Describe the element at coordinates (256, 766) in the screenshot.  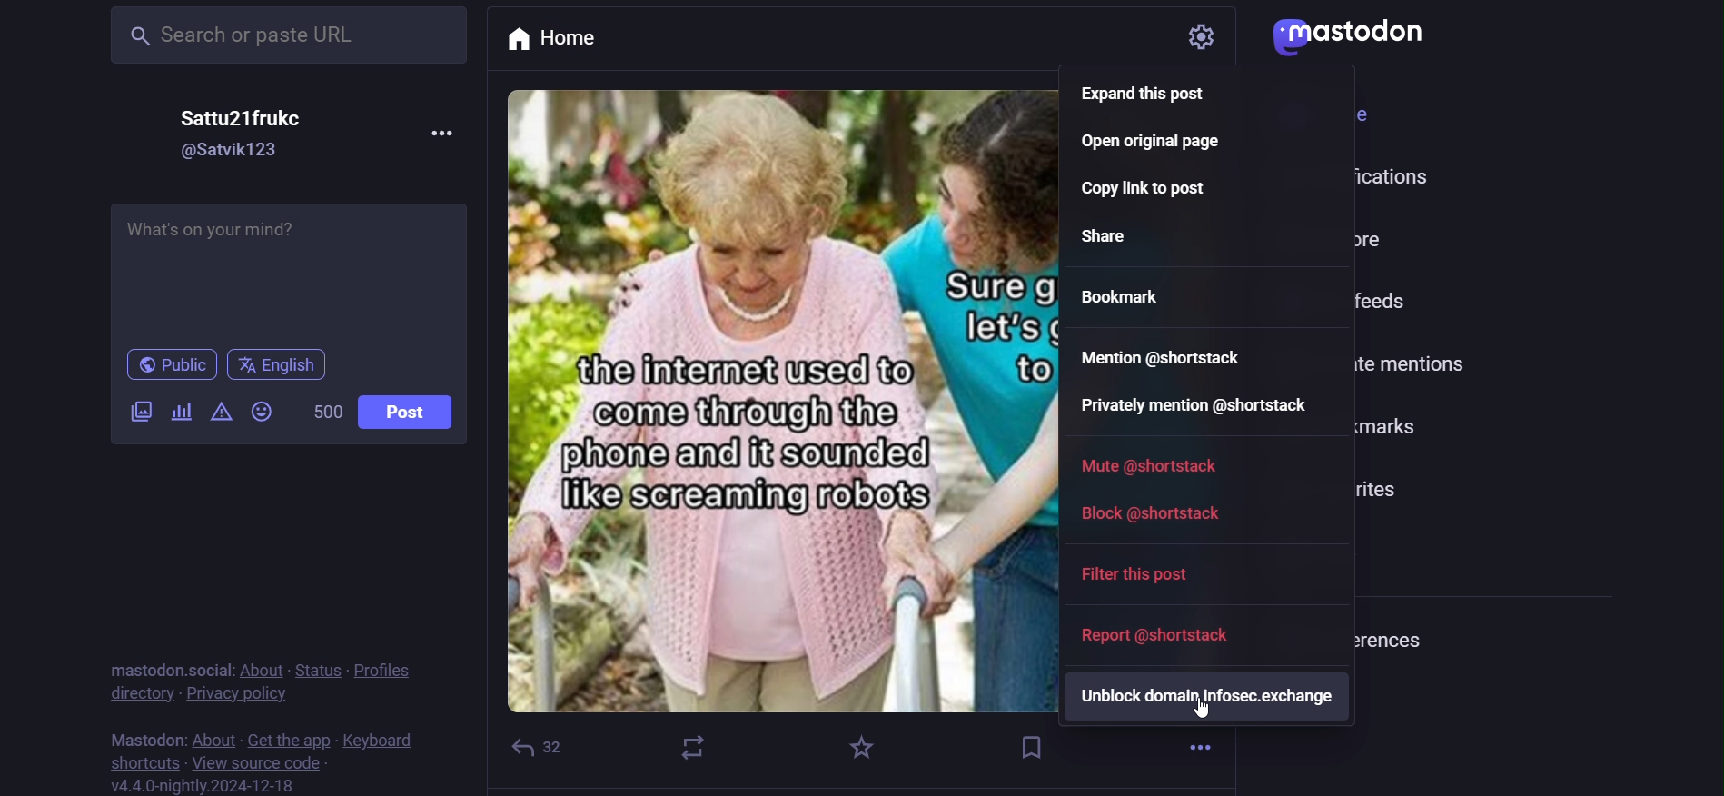
I see `source code` at that location.